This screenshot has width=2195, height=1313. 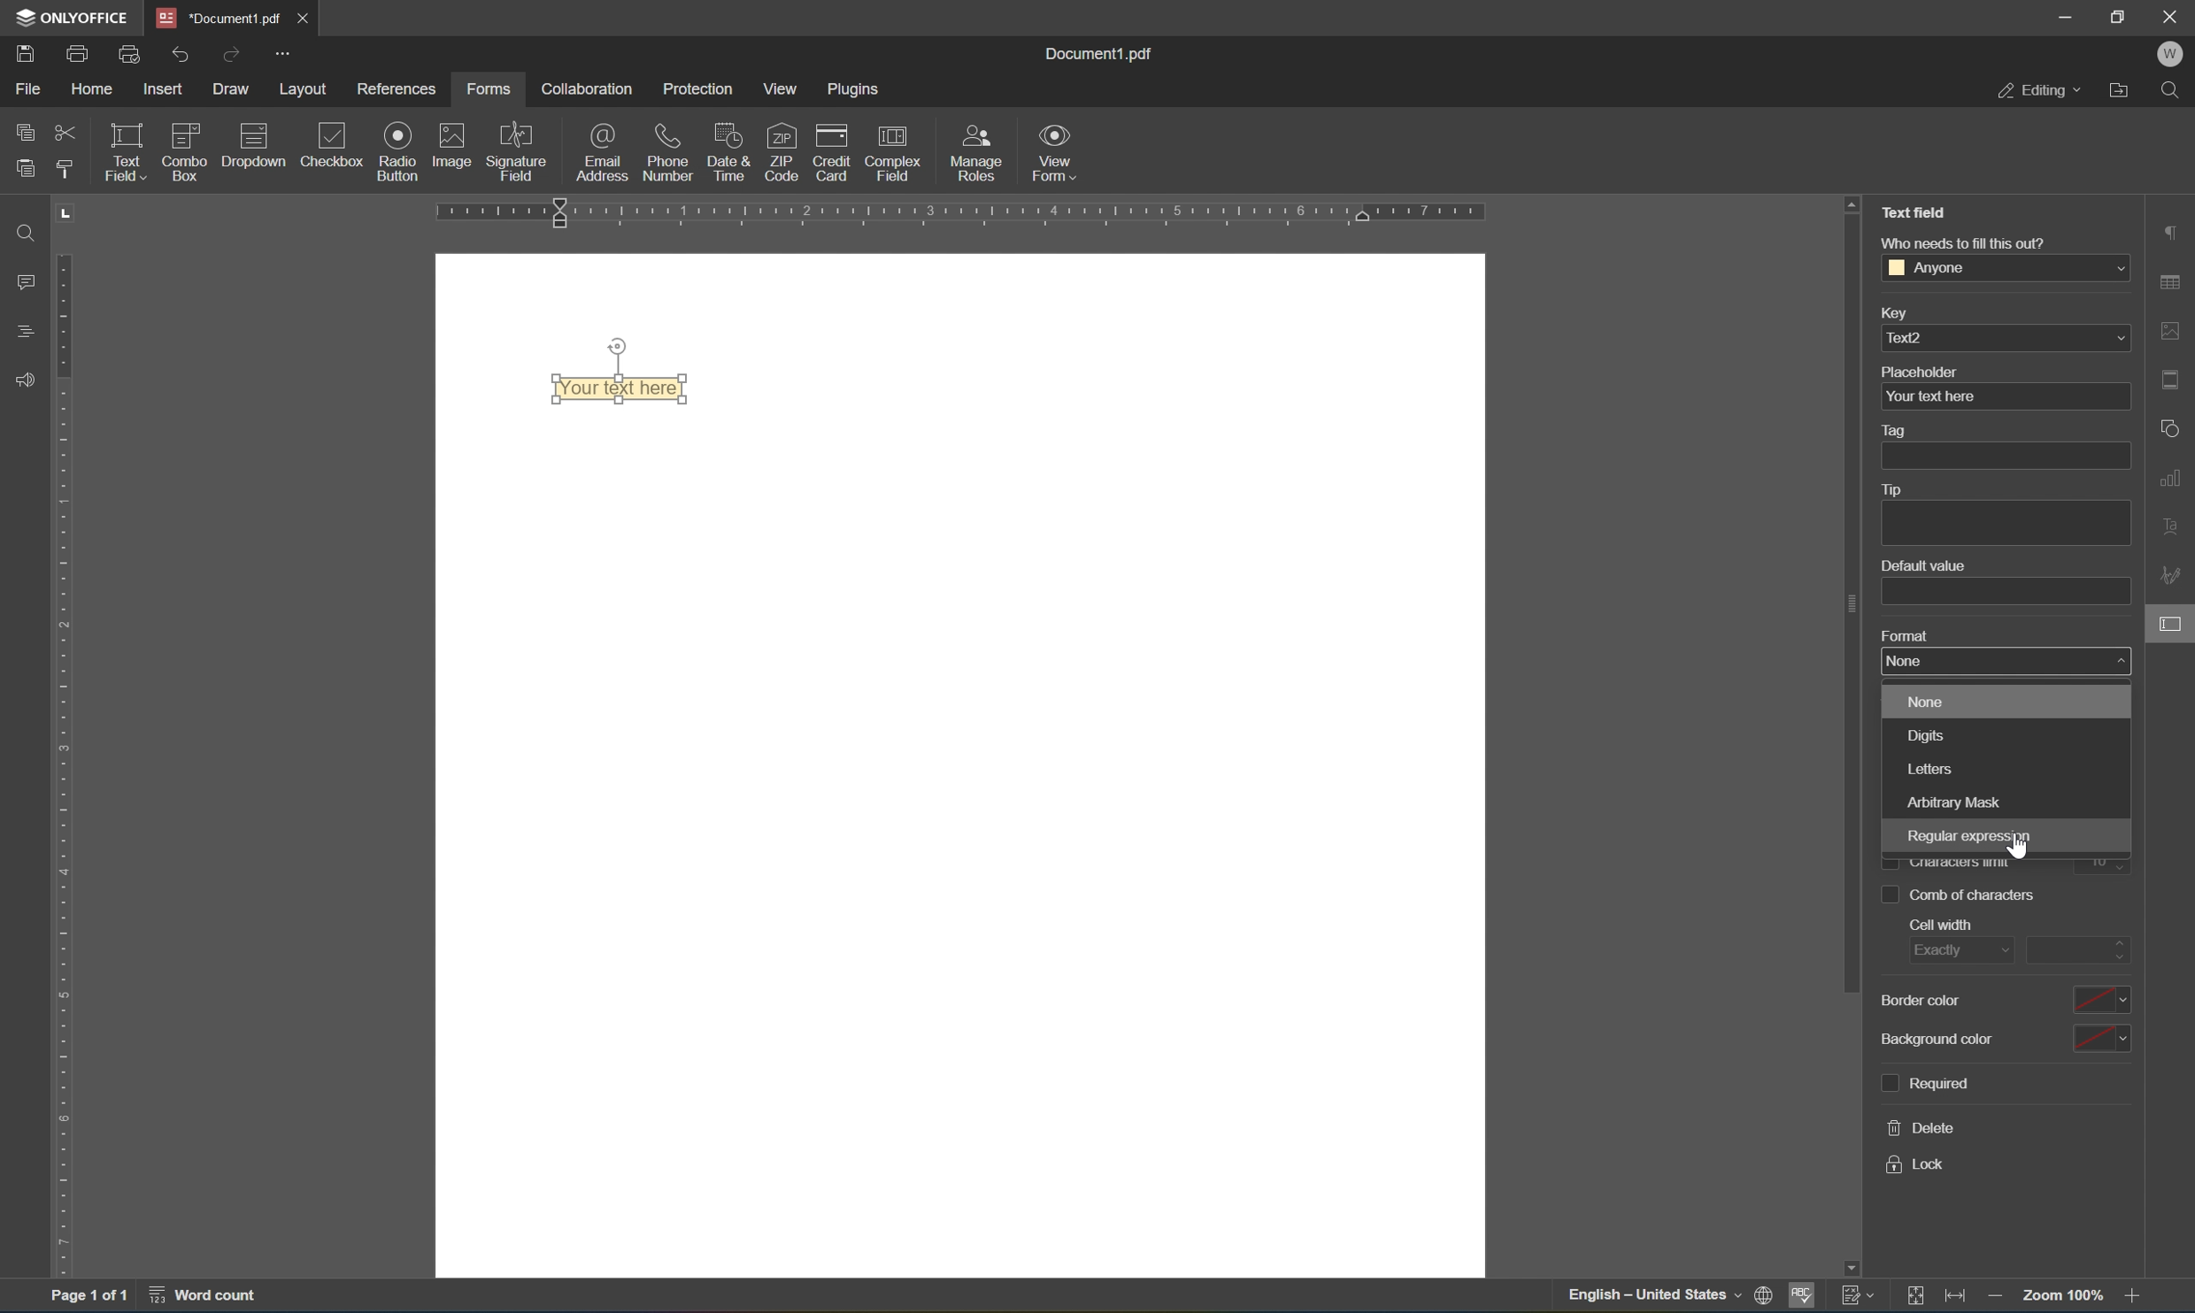 What do you see at coordinates (1893, 488) in the screenshot?
I see `tip` at bounding box center [1893, 488].